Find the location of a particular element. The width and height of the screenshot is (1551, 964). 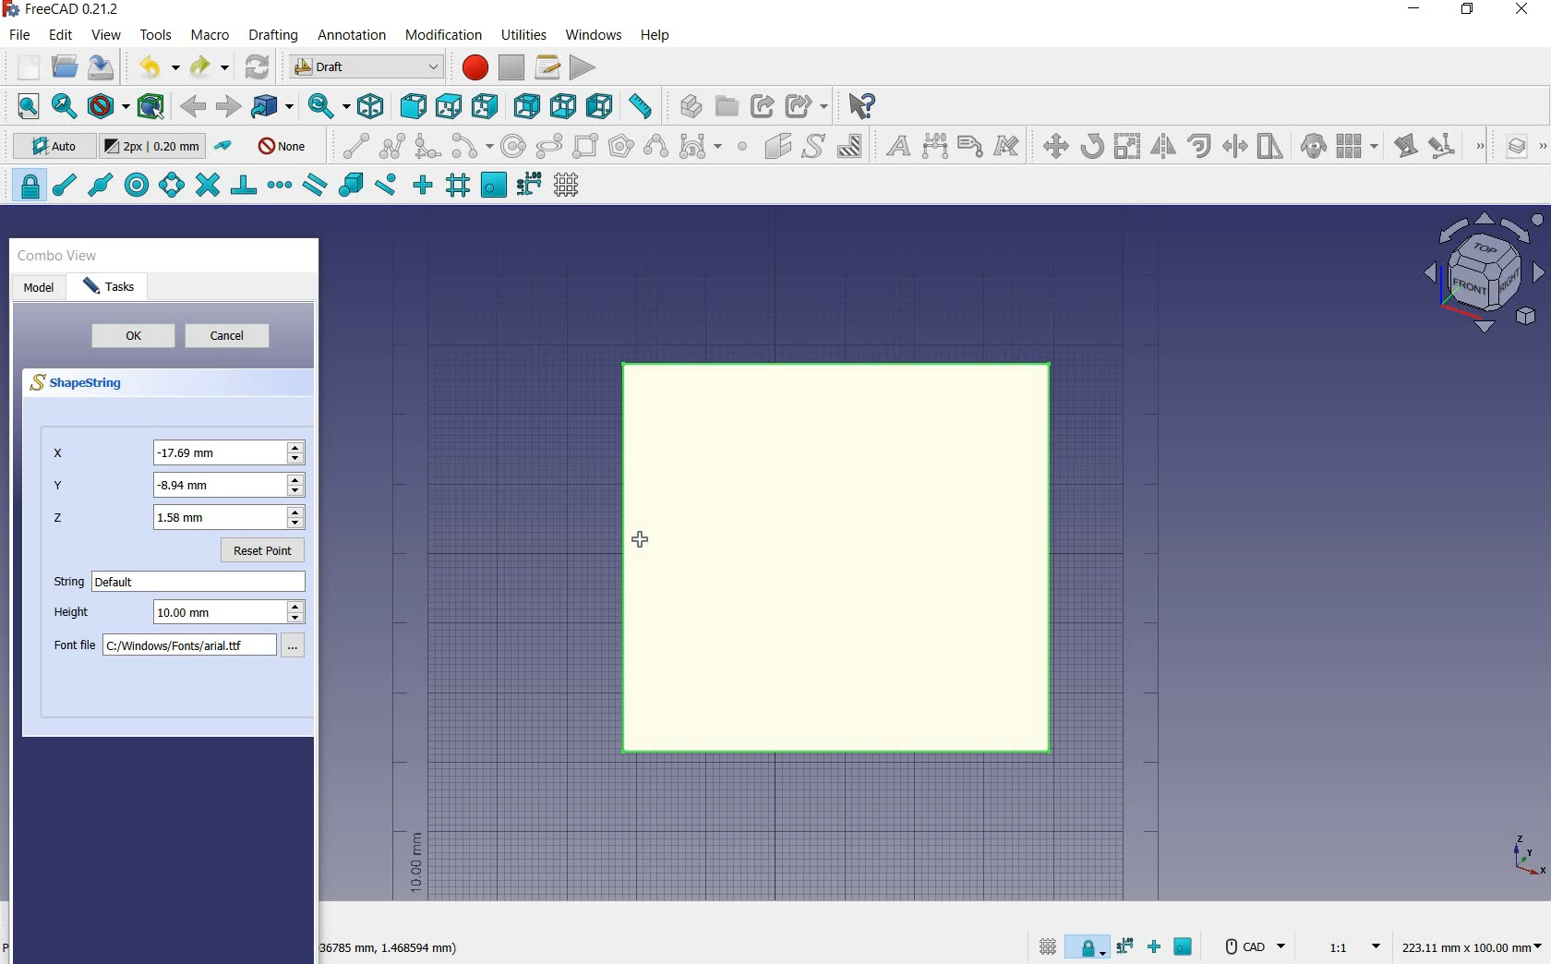

point is located at coordinates (741, 148).